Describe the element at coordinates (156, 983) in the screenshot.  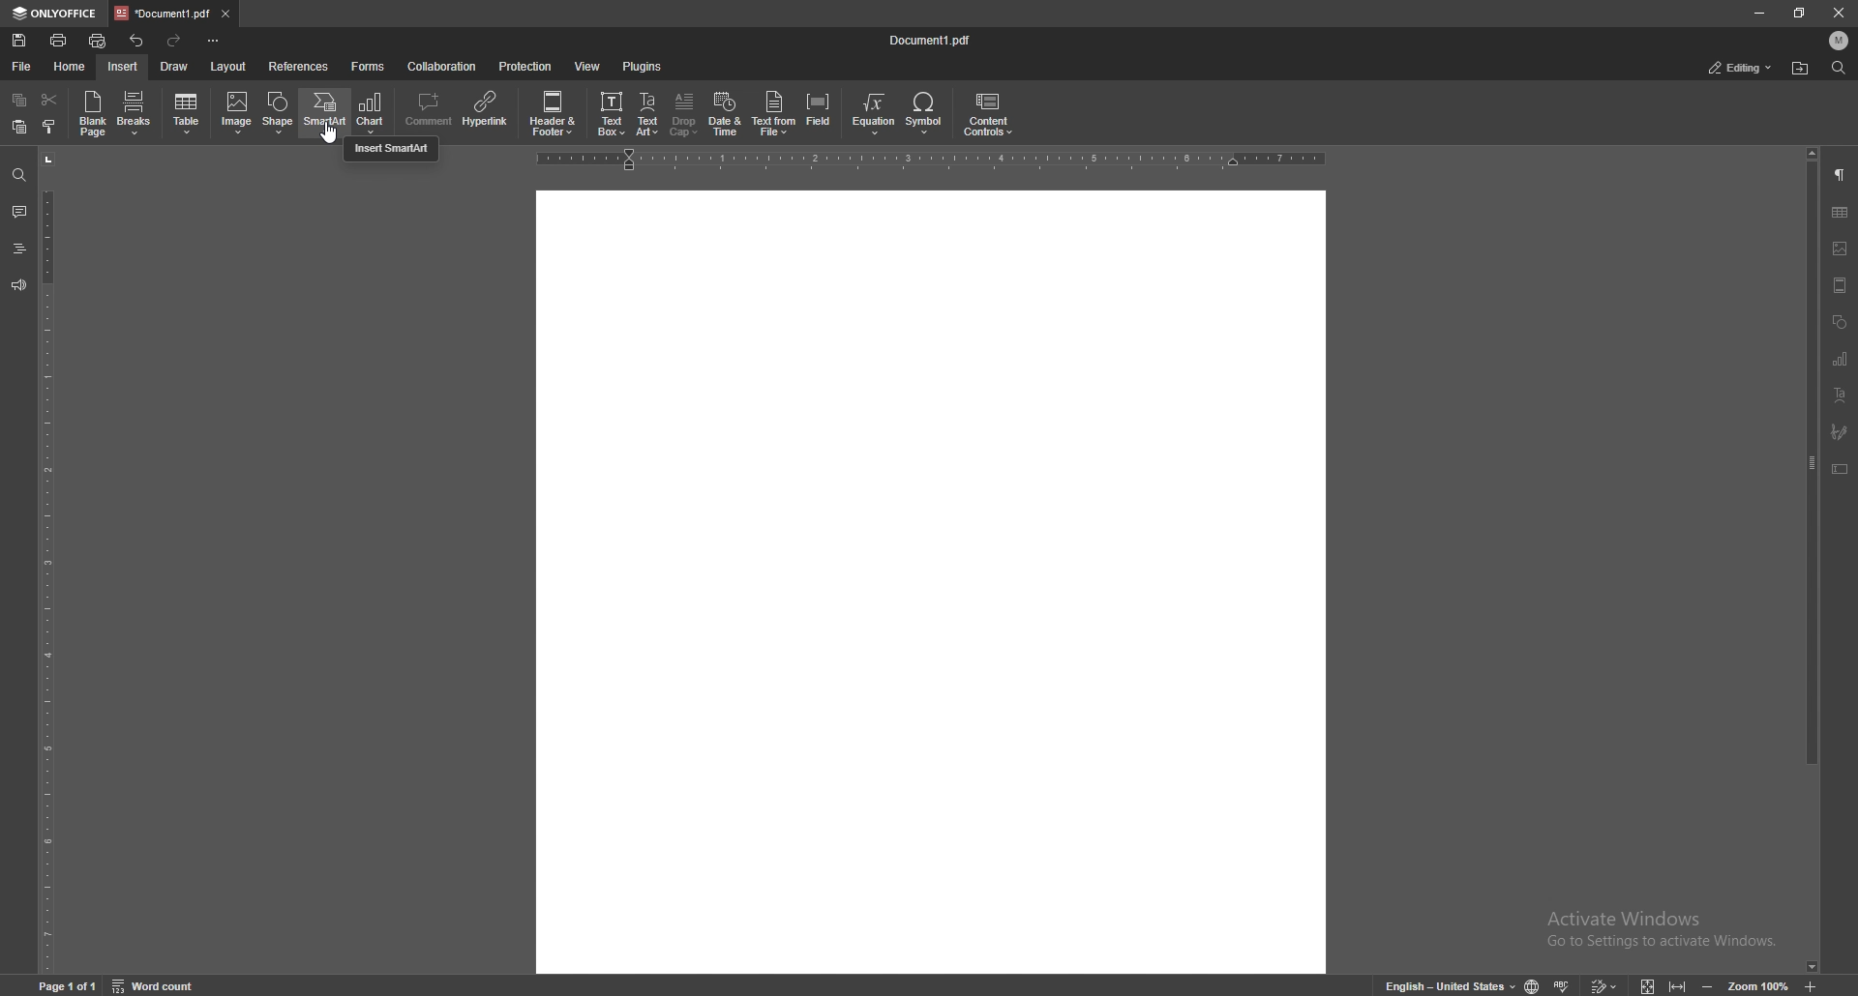
I see `word count` at that location.